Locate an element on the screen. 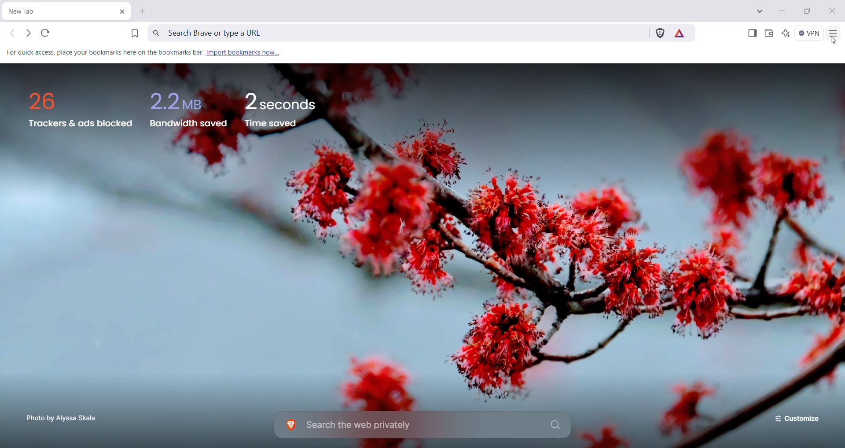 This screenshot has height=448, width=845. Brave Wallet is located at coordinates (768, 33).